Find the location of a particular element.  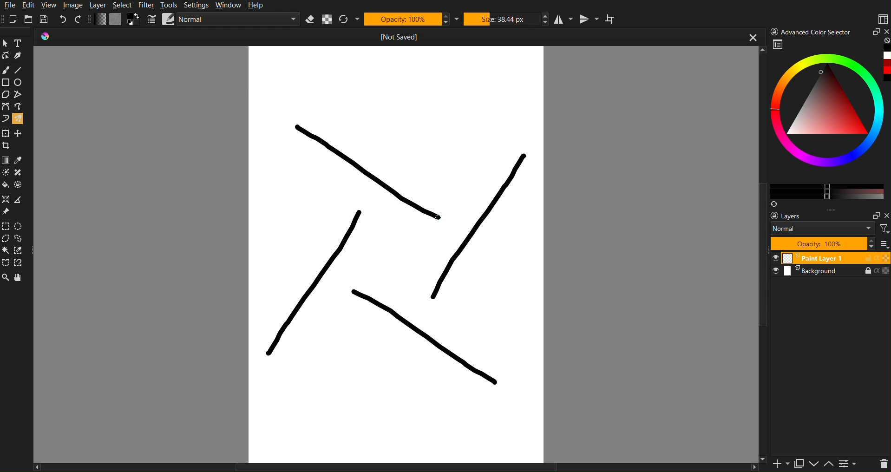

Rectangular selection Tool is located at coordinates (6, 225).